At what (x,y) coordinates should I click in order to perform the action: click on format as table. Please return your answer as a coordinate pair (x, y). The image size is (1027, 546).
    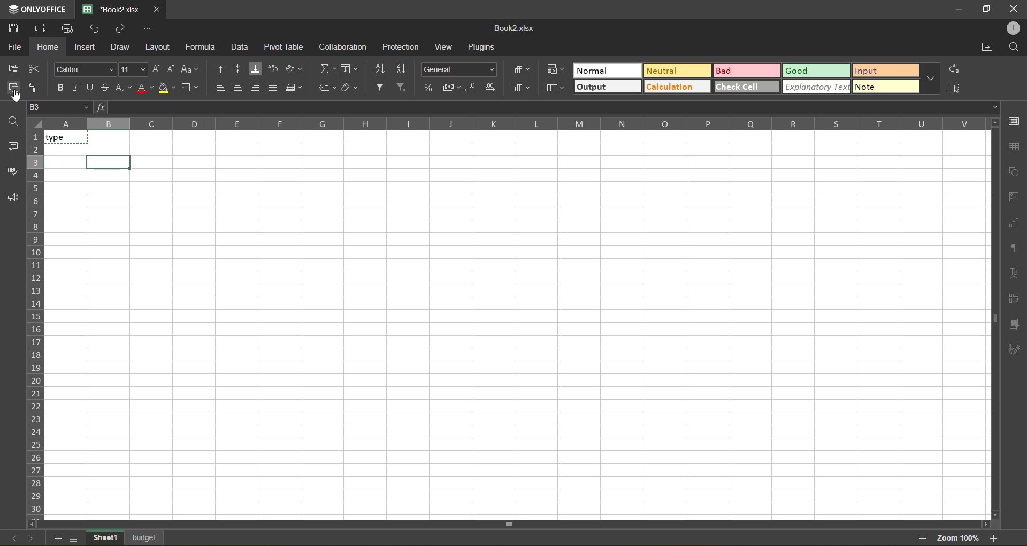
    Looking at the image, I should click on (555, 88).